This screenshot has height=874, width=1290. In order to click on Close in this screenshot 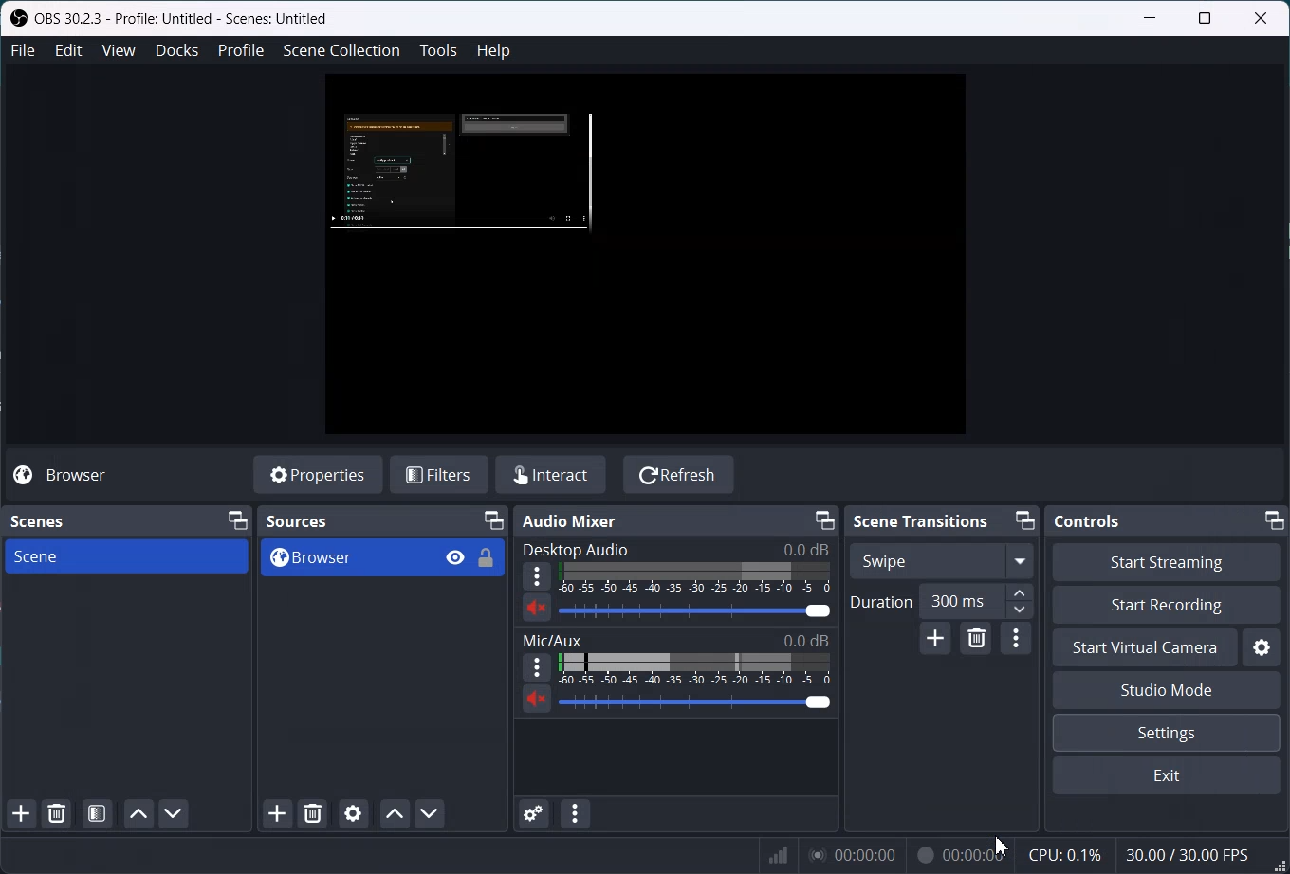, I will do `click(1261, 18)`.